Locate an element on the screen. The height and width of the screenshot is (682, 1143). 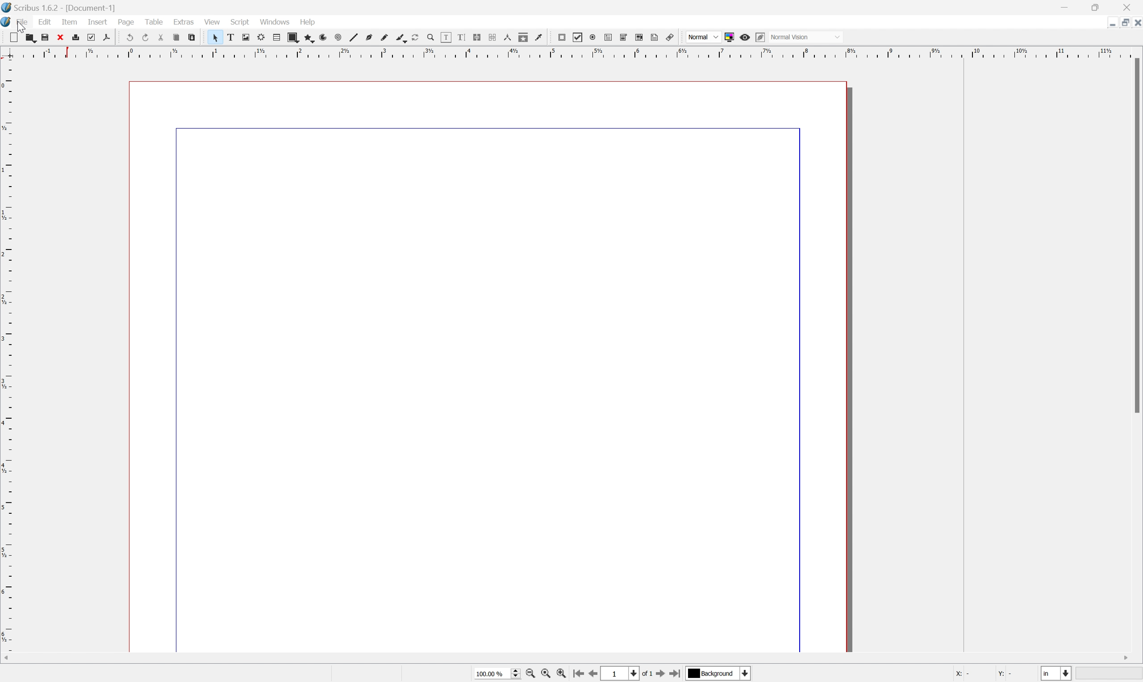
Page is located at coordinates (127, 23).